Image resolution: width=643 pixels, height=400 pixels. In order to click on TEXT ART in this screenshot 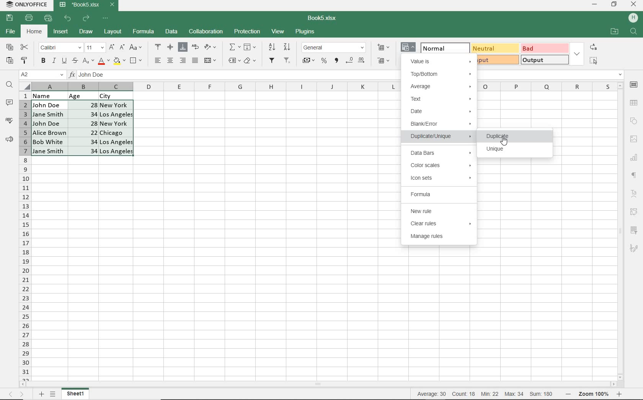, I will do `click(635, 195)`.